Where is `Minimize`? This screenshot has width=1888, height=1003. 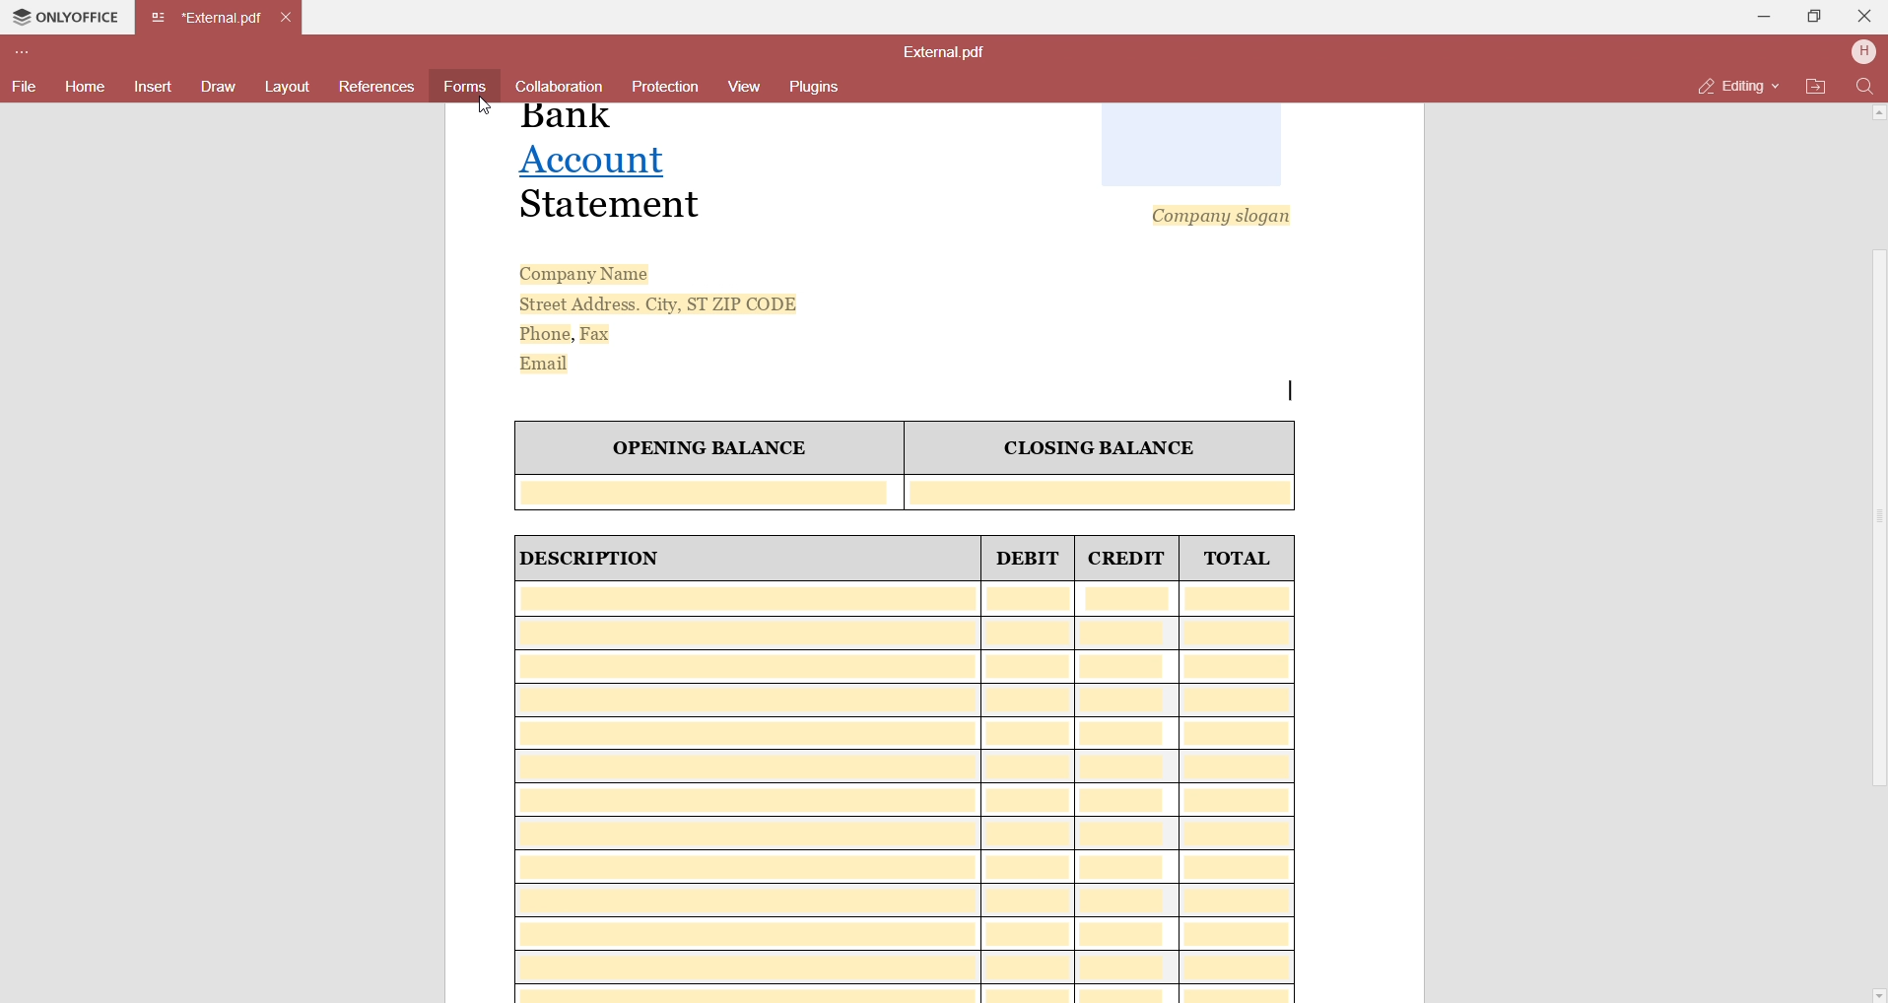
Minimize is located at coordinates (1757, 16).